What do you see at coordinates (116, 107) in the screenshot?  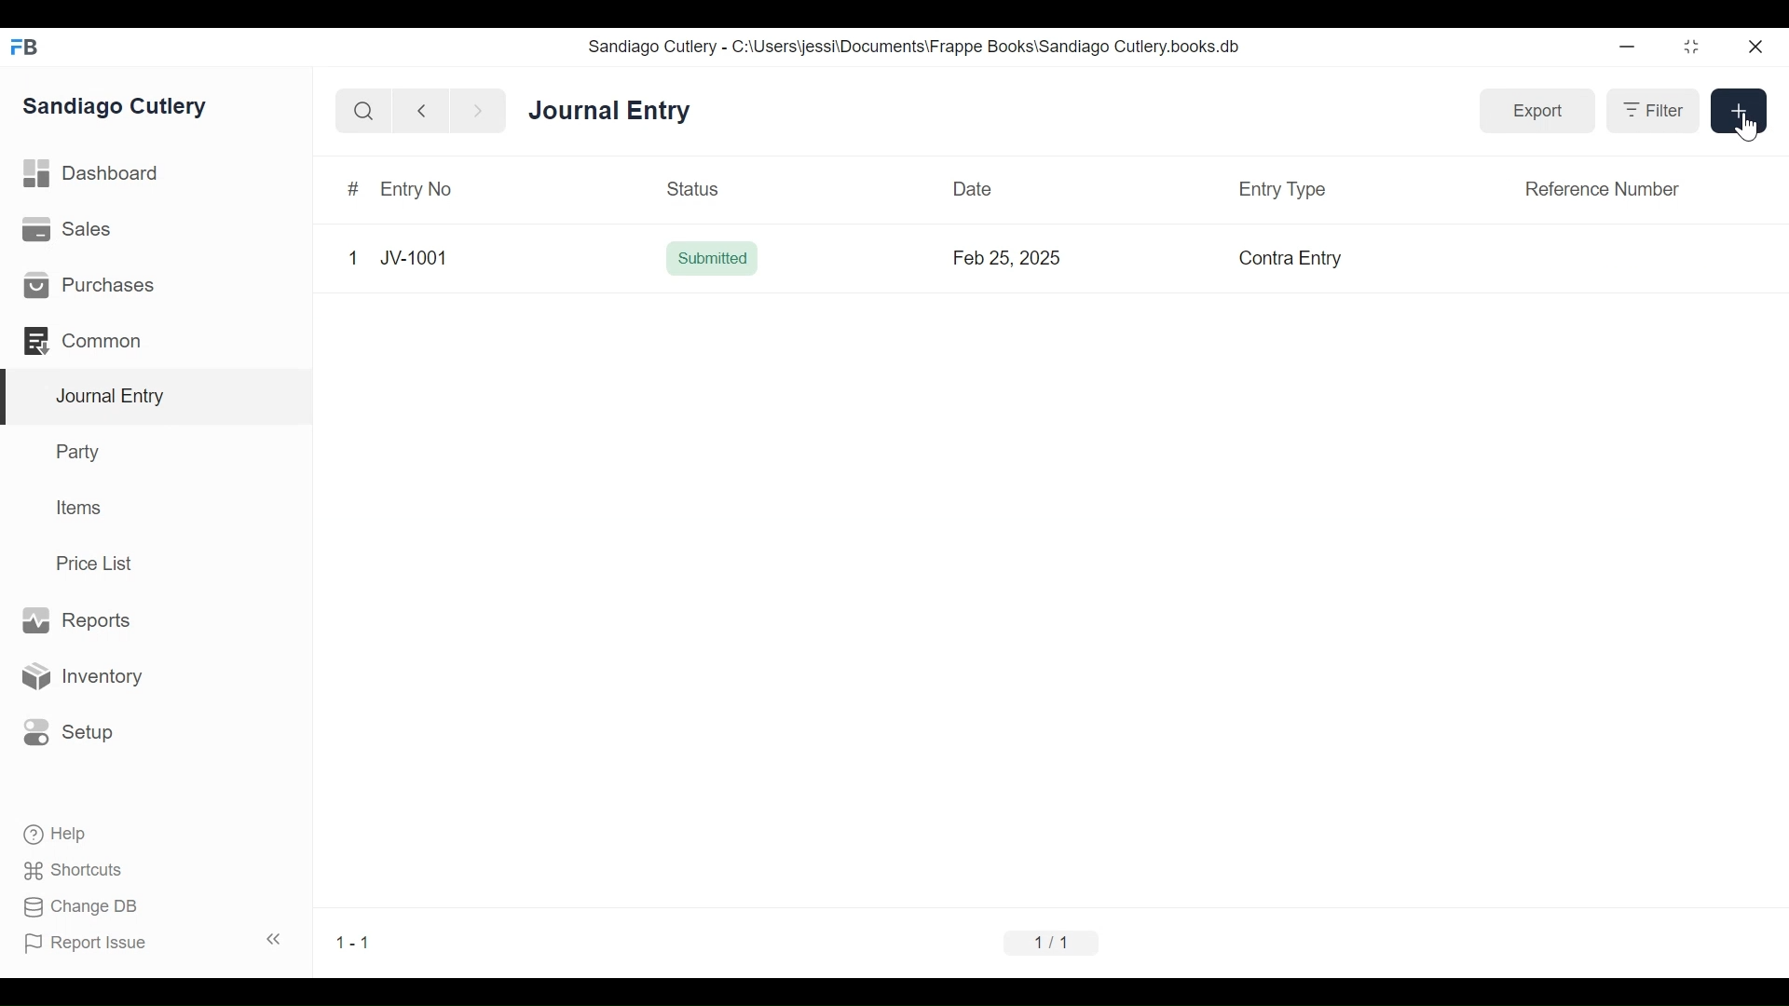 I see `Sandiago Cutlery` at bounding box center [116, 107].